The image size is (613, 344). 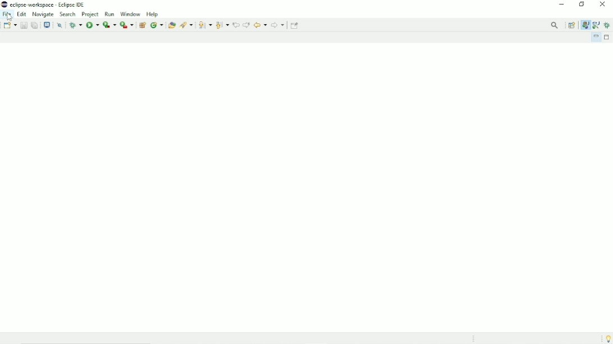 I want to click on Coverage, so click(x=109, y=24).